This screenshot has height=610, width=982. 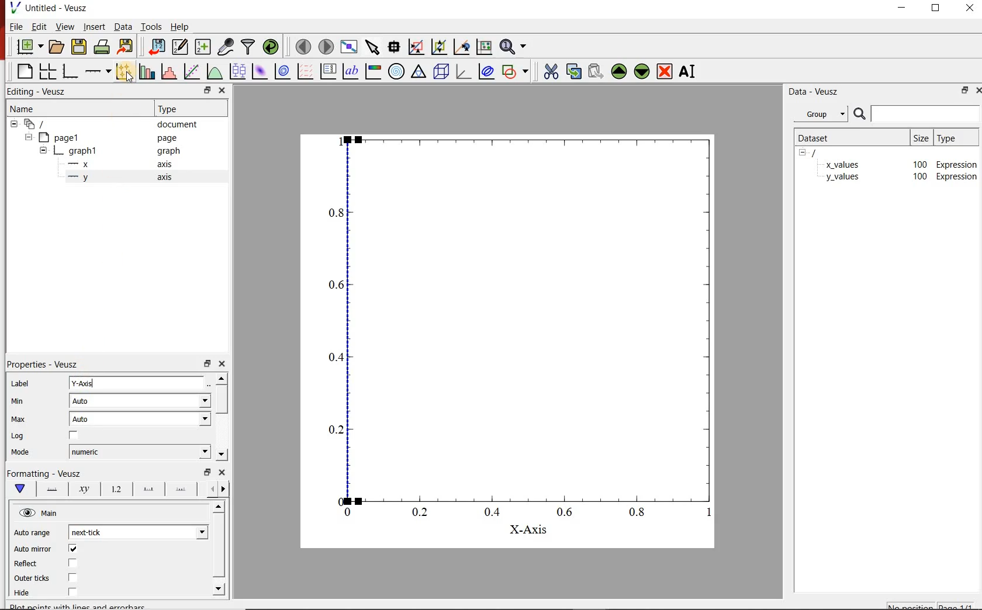 I want to click on main formatting, so click(x=20, y=489).